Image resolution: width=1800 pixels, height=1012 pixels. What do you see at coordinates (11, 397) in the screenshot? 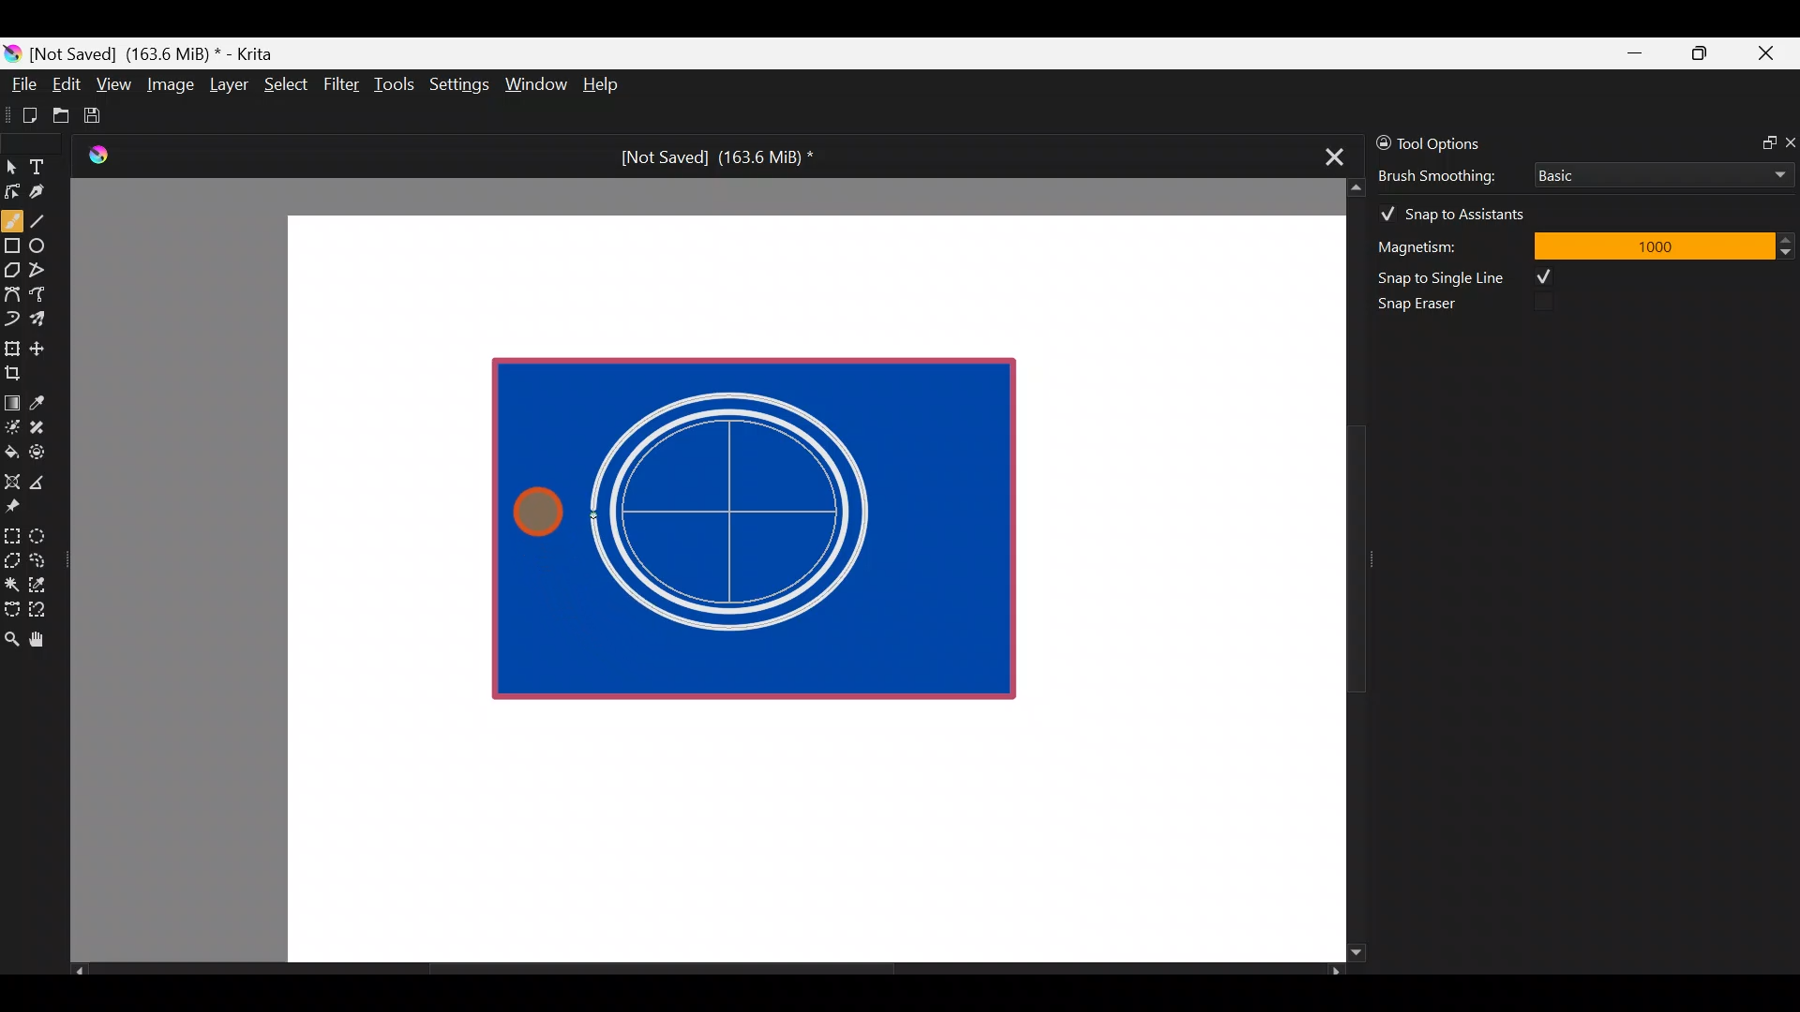
I see `Draw a gradient` at bounding box center [11, 397].